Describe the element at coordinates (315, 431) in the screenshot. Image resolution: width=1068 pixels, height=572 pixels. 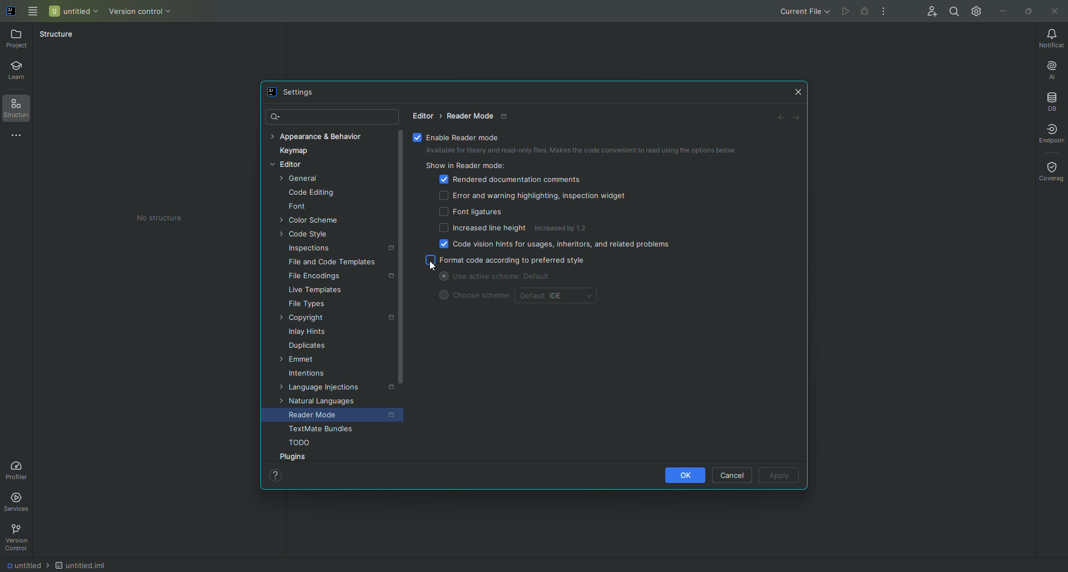
I see `Textmate bundles` at that location.